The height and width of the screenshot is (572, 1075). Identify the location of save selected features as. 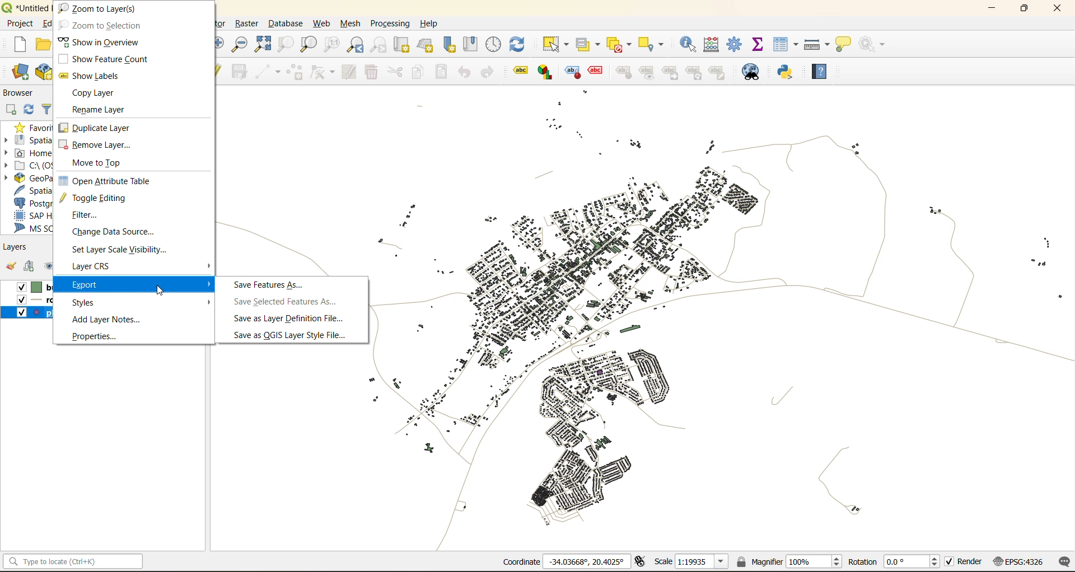
(289, 302).